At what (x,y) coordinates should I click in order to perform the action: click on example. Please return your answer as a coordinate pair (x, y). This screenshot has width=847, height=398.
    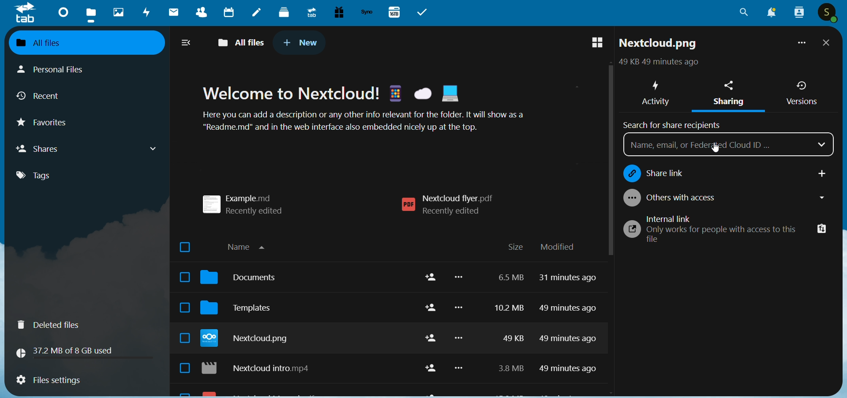
    Looking at the image, I should click on (249, 201).